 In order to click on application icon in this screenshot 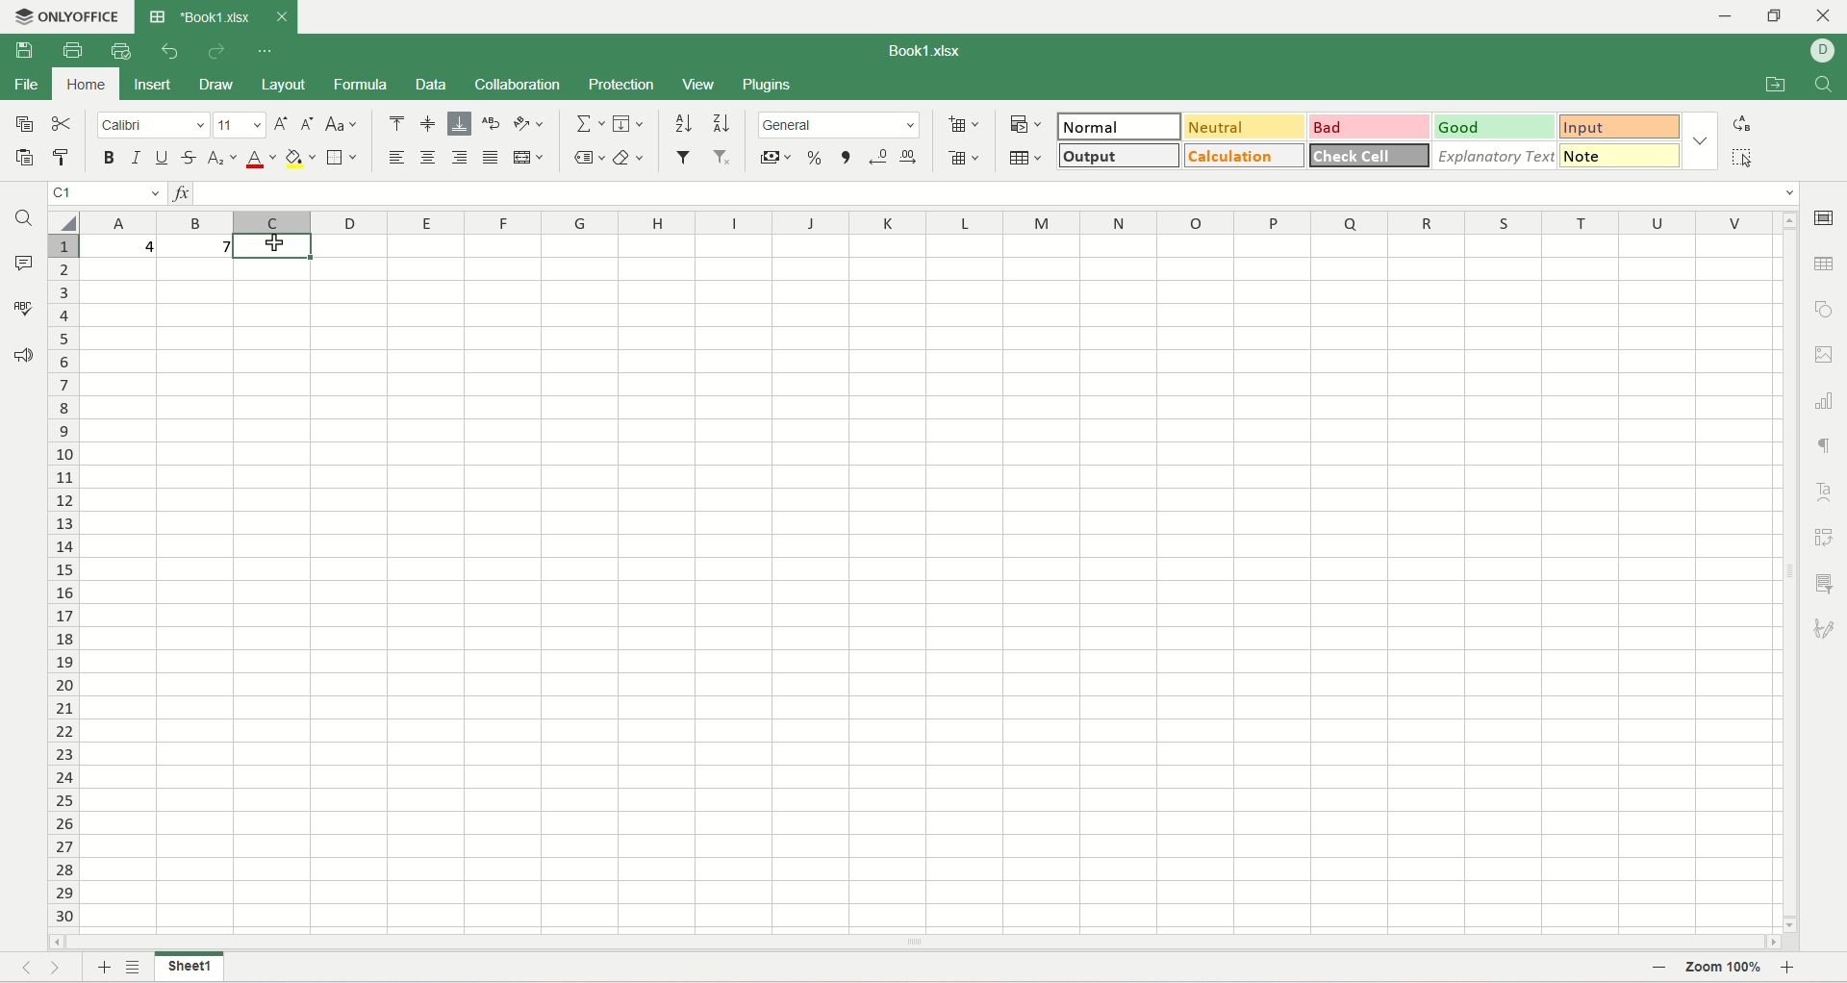, I will do `click(17, 14)`.